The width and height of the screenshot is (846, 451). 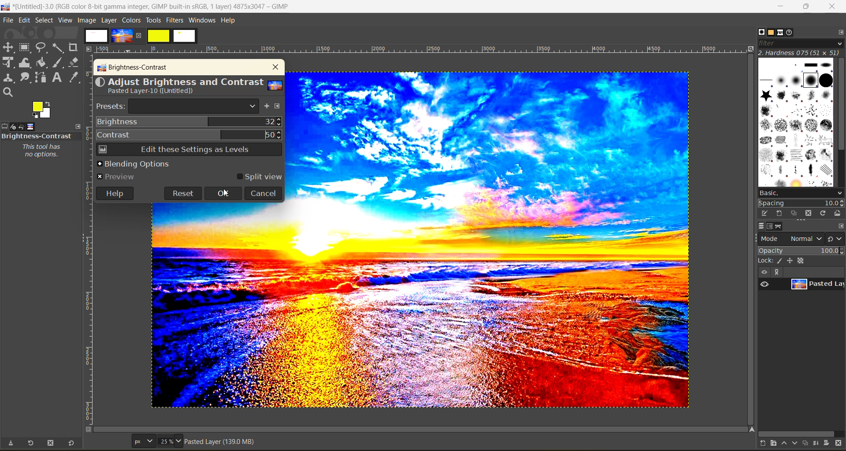 I want to click on brushes, so click(x=761, y=32).